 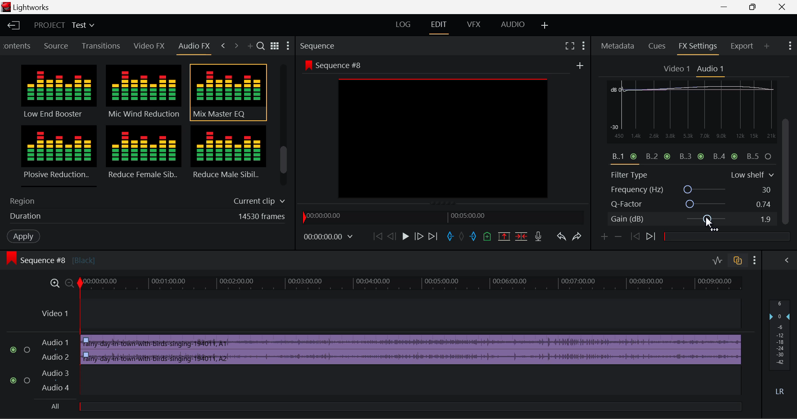 I want to click on EQ Menu Open, so click(x=615, y=86).